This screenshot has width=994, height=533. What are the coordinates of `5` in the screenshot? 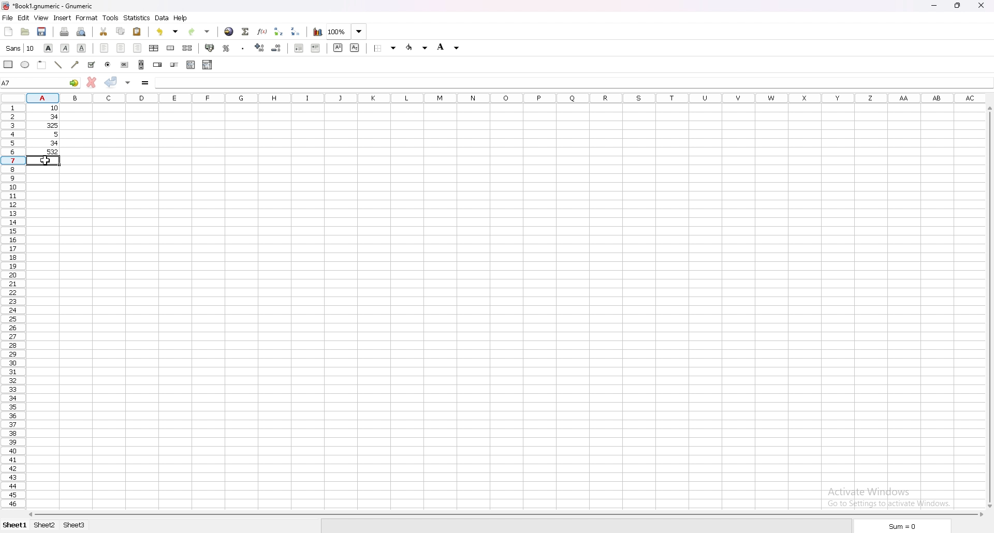 It's located at (49, 135).